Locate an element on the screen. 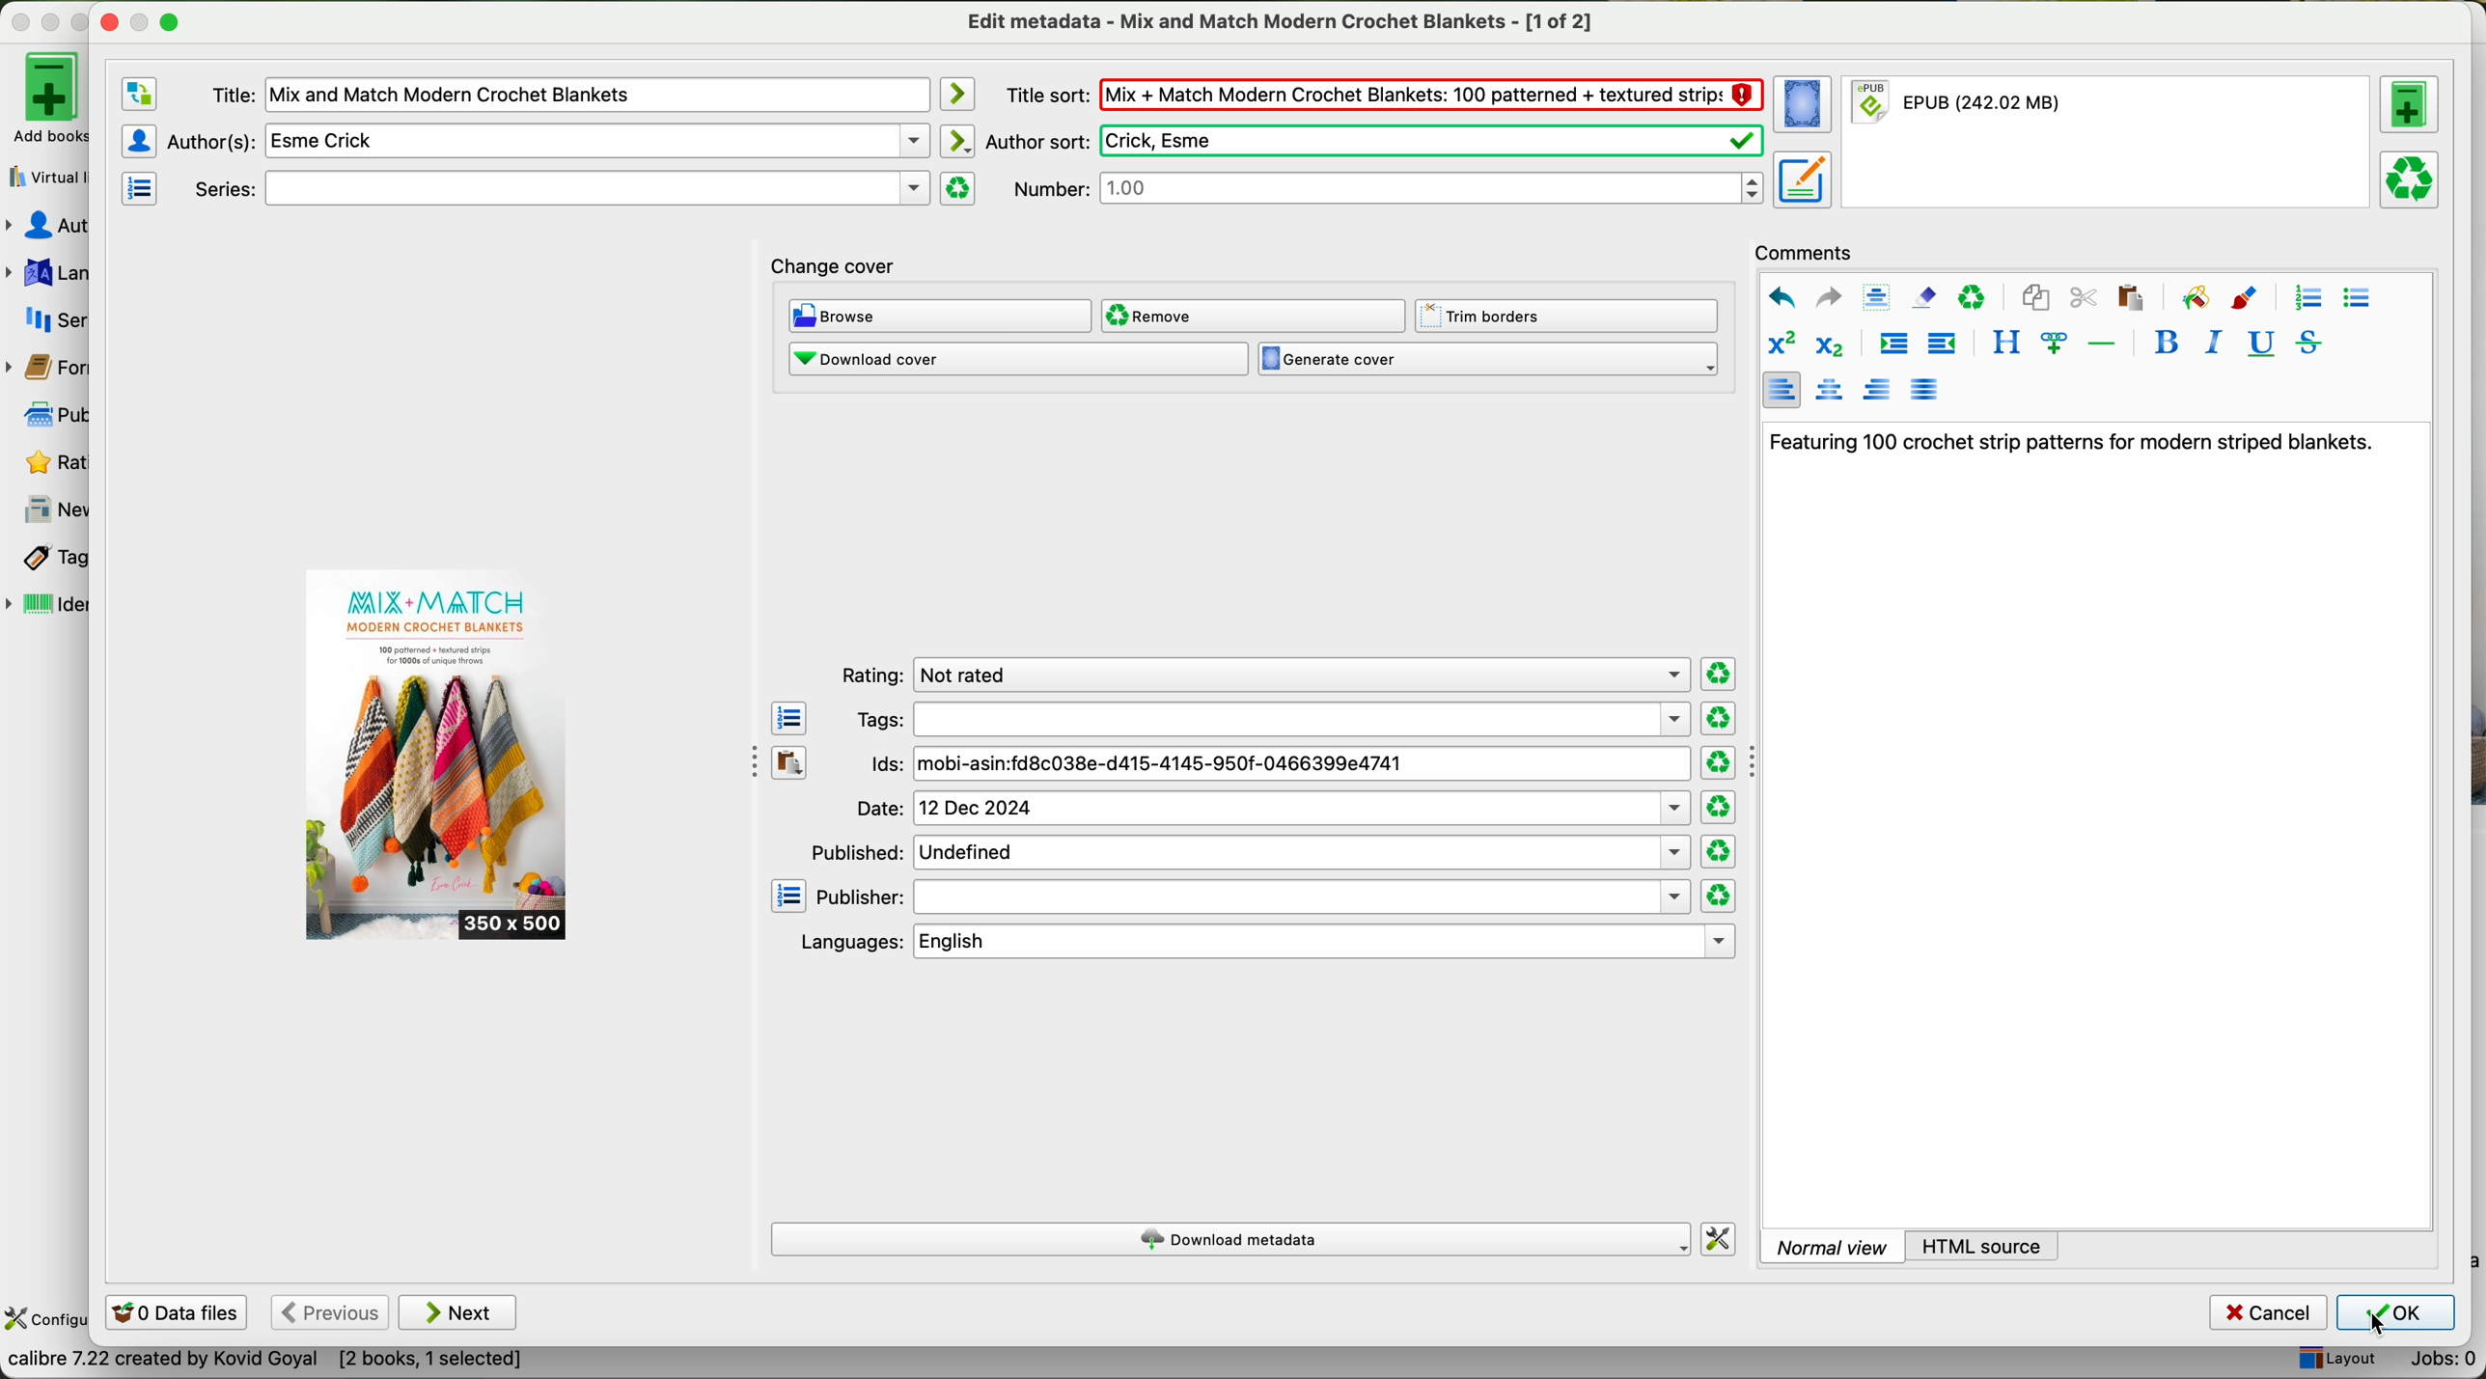 The width and height of the screenshot is (2486, 1379). identifiers is located at coordinates (48, 606).